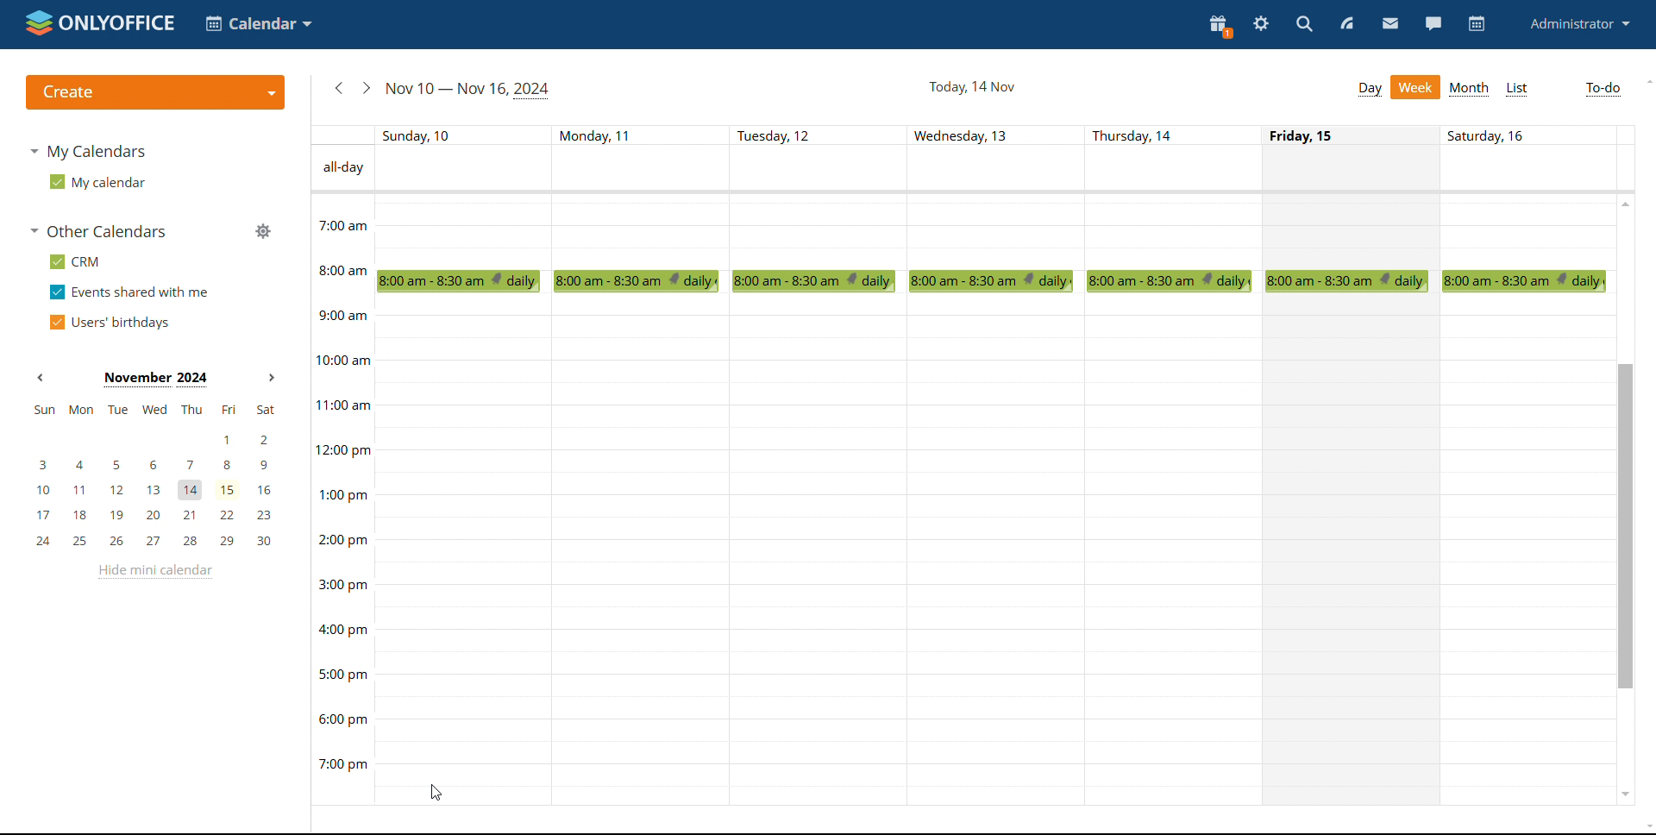  Describe the element at coordinates (1646, 81) in the screenshot. I see `scroll up` at that location.